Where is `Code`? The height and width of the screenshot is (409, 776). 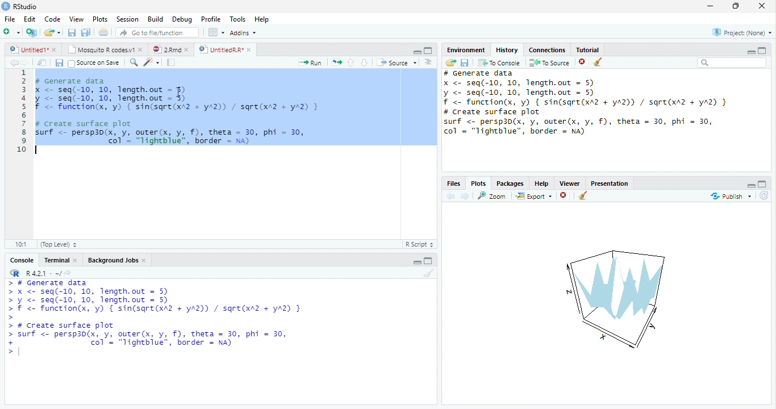 Code is located at coordinates (52, 19).